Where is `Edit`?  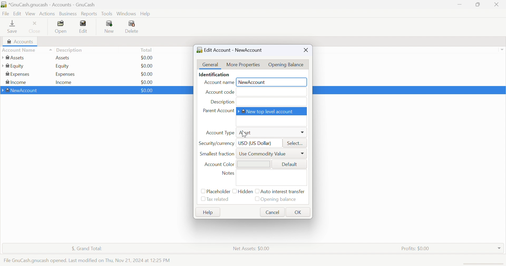
Edit is located at coordinates (18, 13).